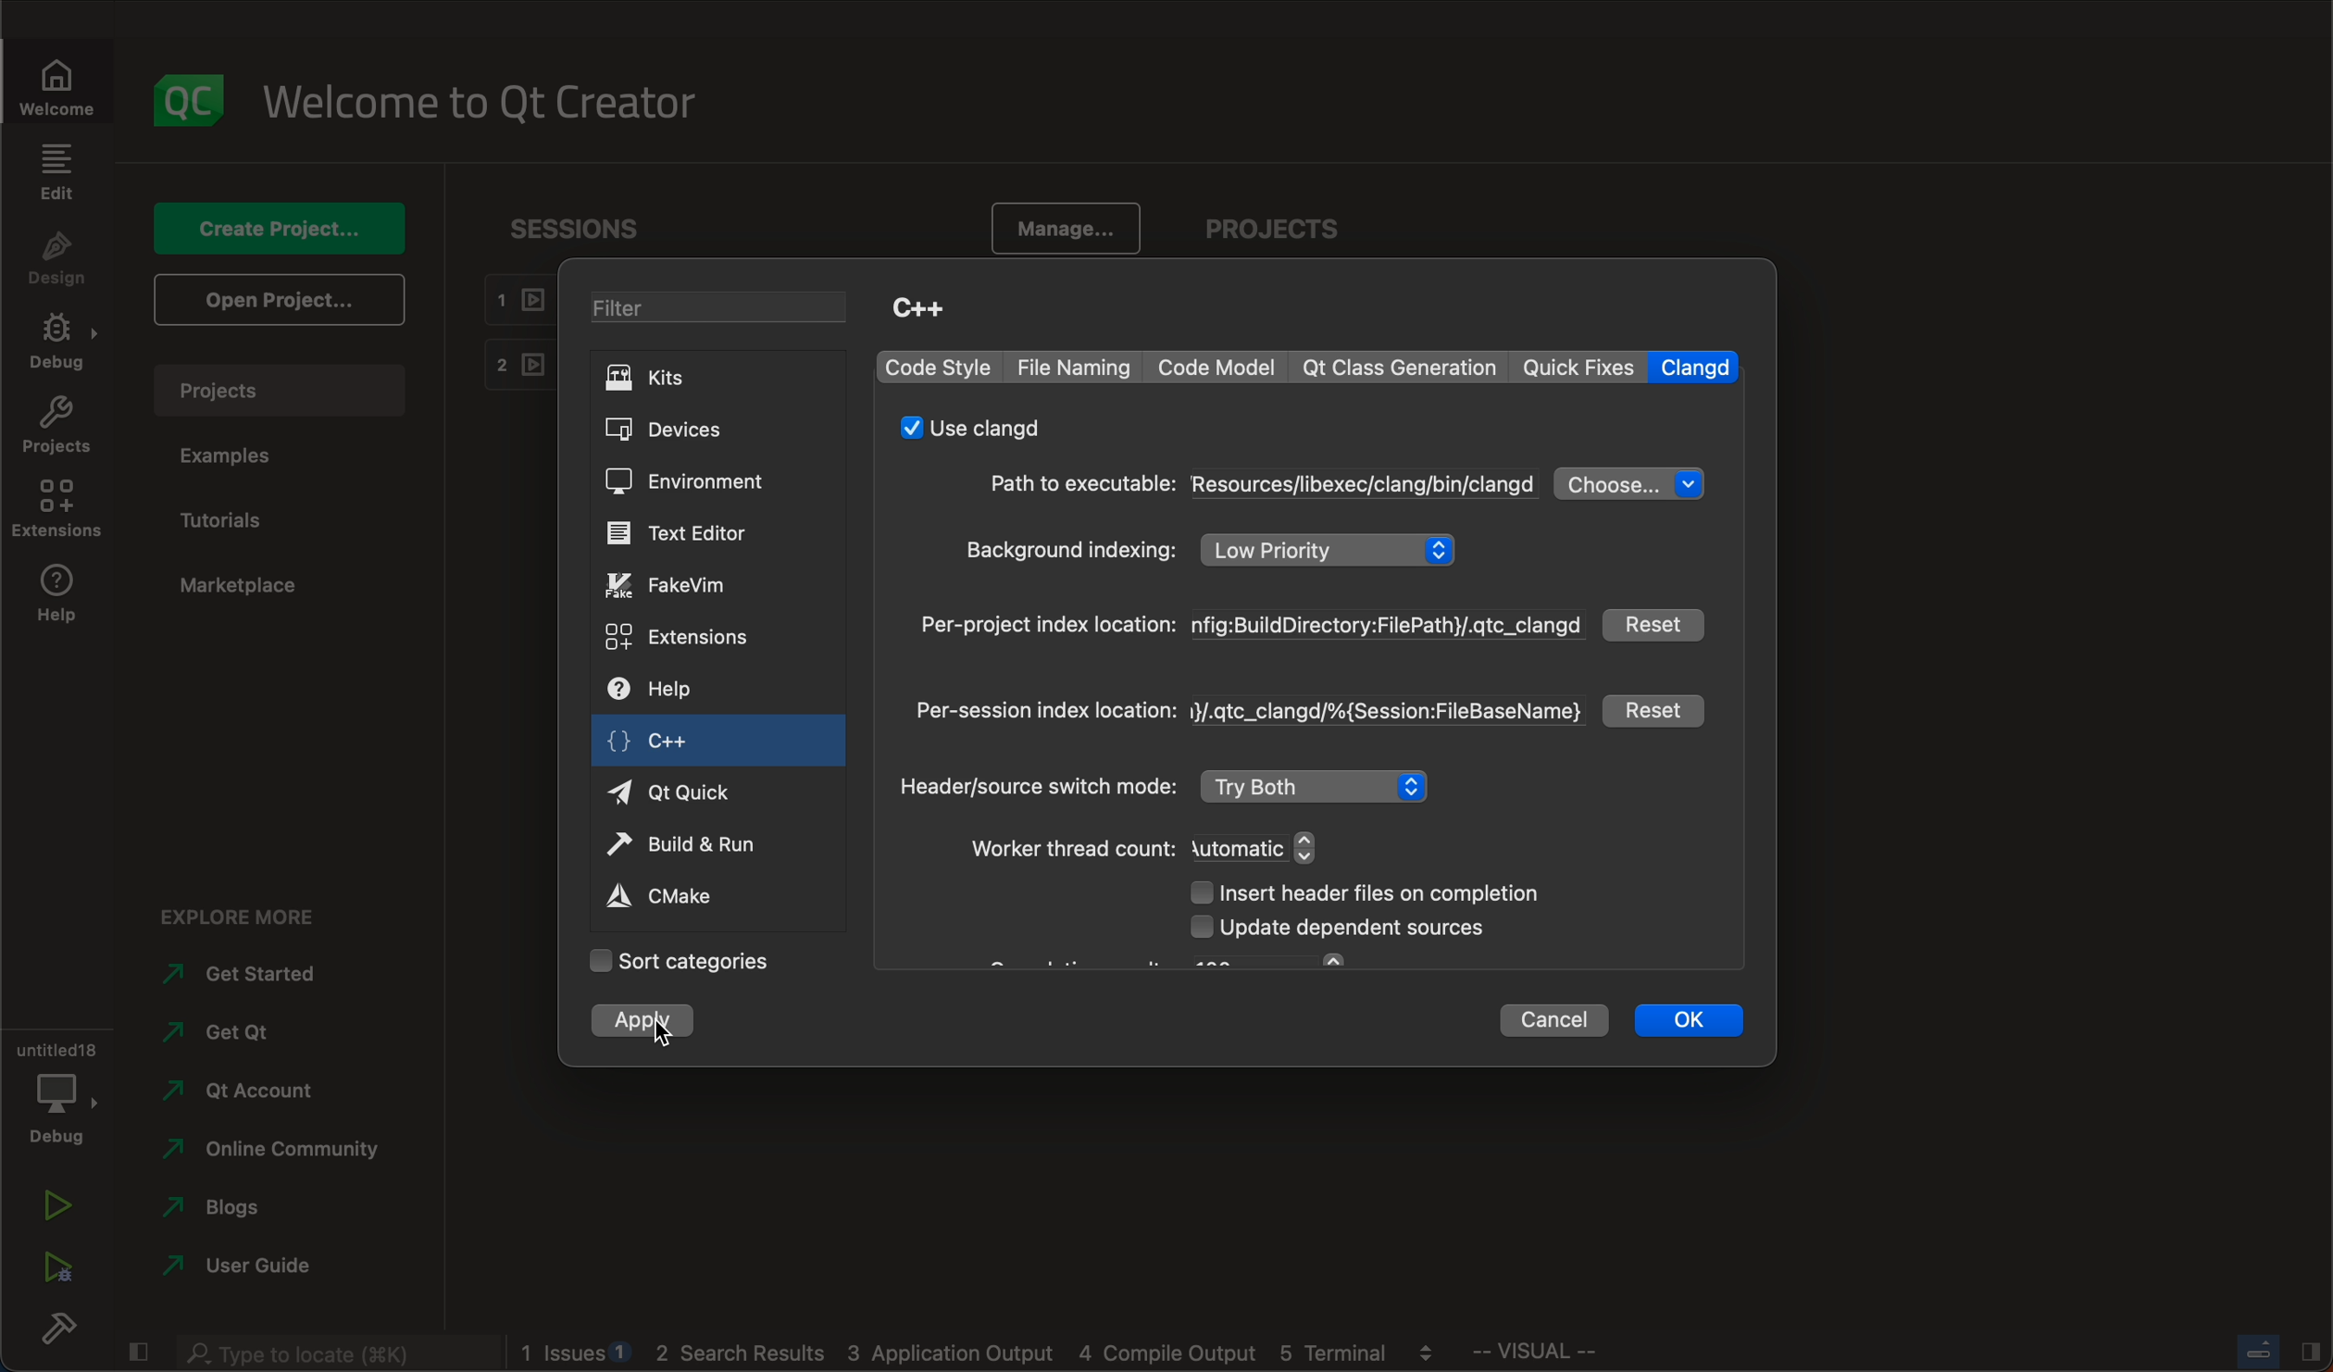 The width and height of the screenshot is (2333, 1372). I want to click on FILTER, so click(715, 310).